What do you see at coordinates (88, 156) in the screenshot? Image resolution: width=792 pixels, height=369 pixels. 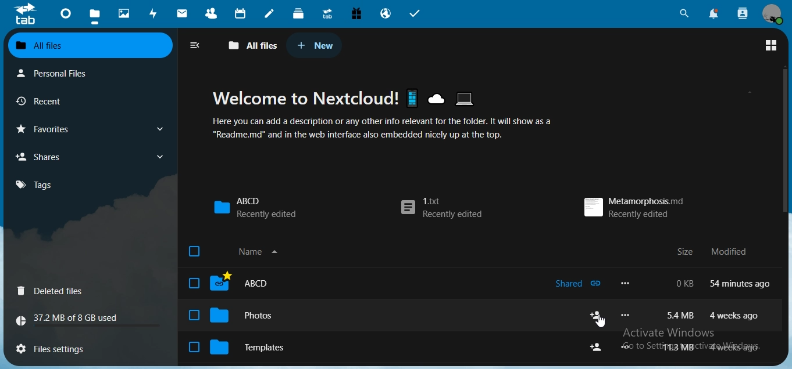 I see `shares` at bounding box center [88, 156].